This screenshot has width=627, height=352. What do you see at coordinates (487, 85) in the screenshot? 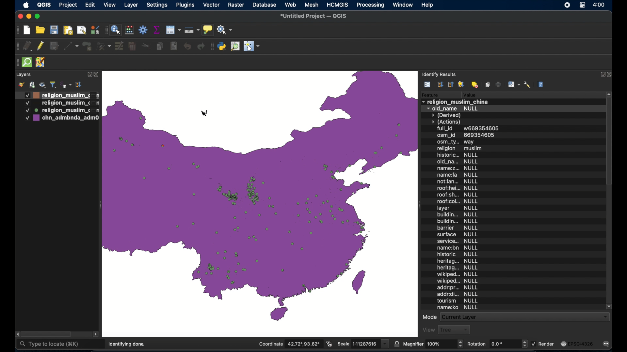
I see `copy` at bounding box center [487, 85].